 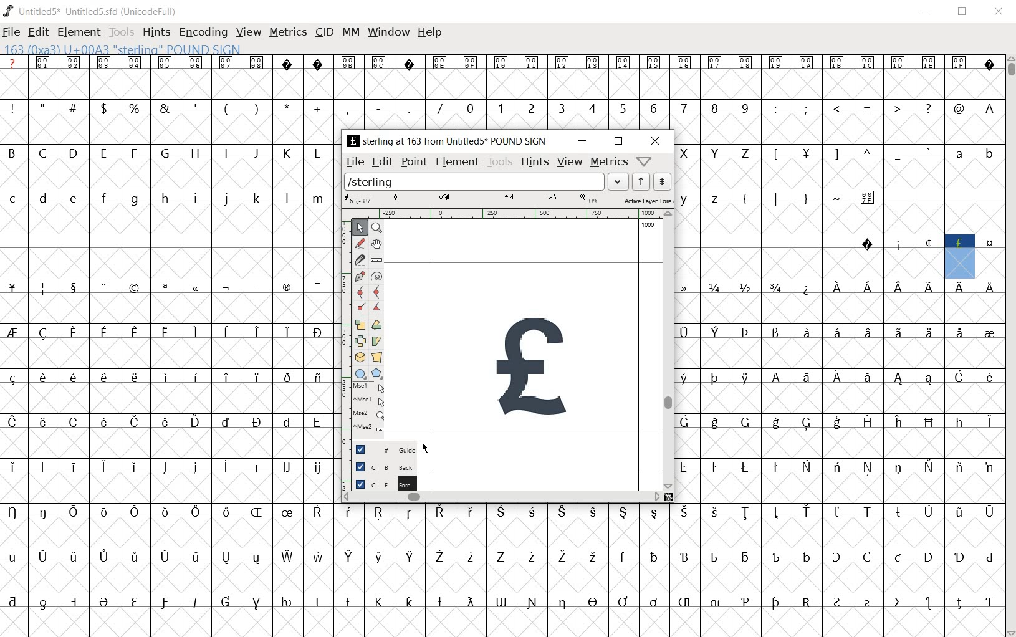 I want to click on Symbol, so click(x=15, y=288).